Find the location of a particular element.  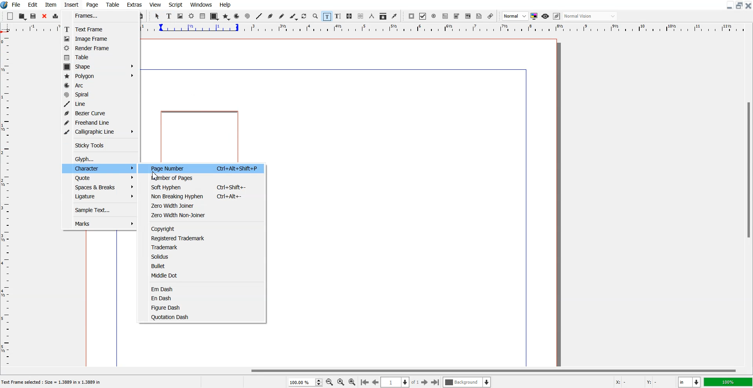

Zoom In is located at coordinates (352, 382).